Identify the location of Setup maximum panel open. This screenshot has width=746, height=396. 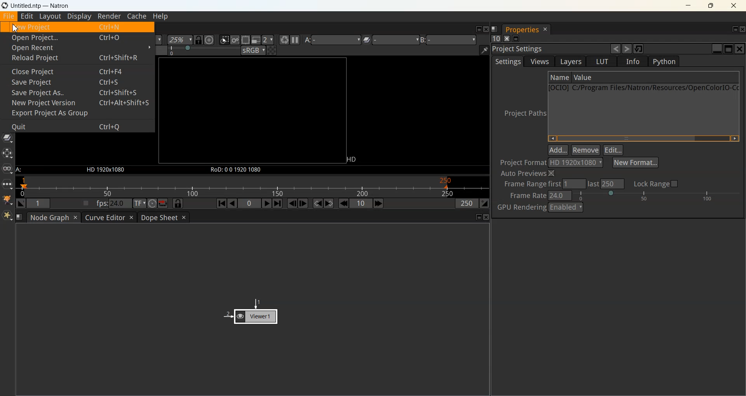
(495, 38).